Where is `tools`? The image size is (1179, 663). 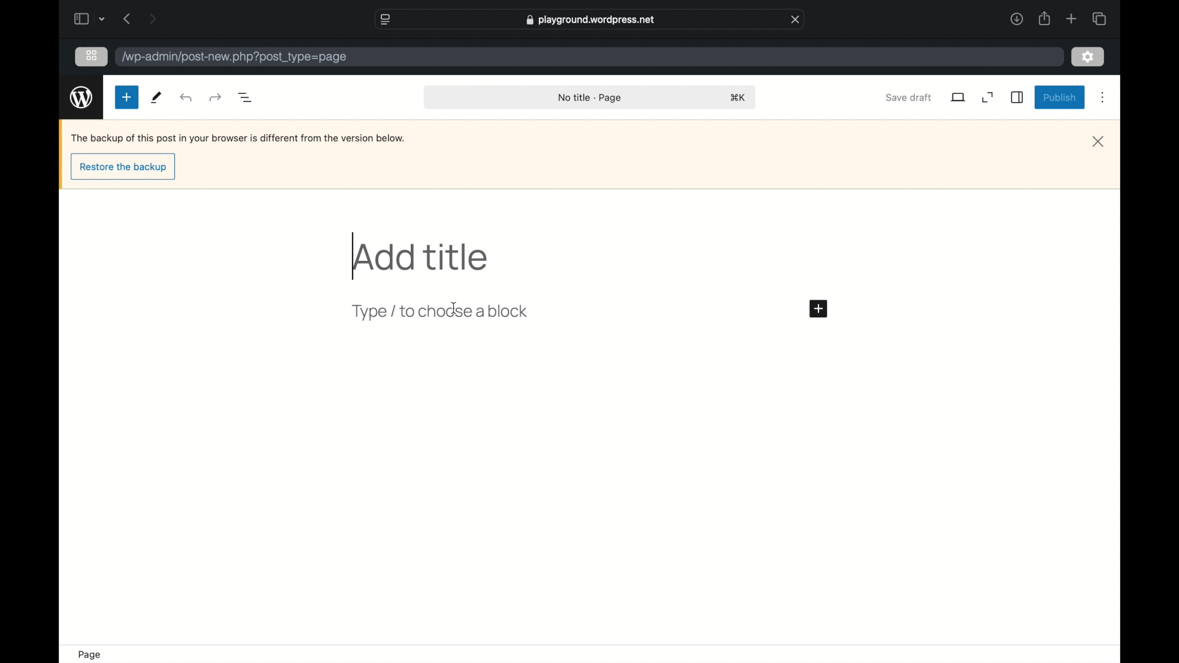 tools is located at coordinates (155, 98).